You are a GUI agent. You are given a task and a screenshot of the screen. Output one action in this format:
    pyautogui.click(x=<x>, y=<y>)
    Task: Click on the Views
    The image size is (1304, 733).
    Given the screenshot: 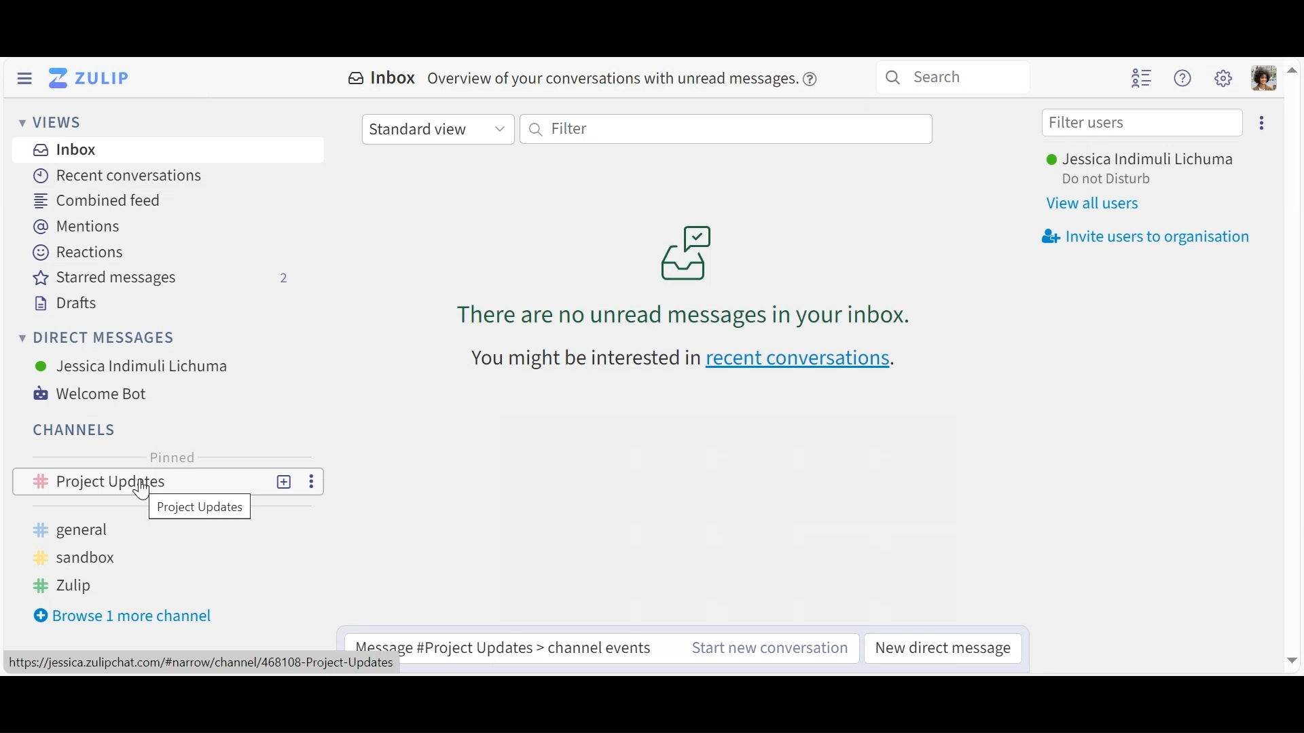 What is the action you would take?
    pyautogui.click(x=52, y=124)
    